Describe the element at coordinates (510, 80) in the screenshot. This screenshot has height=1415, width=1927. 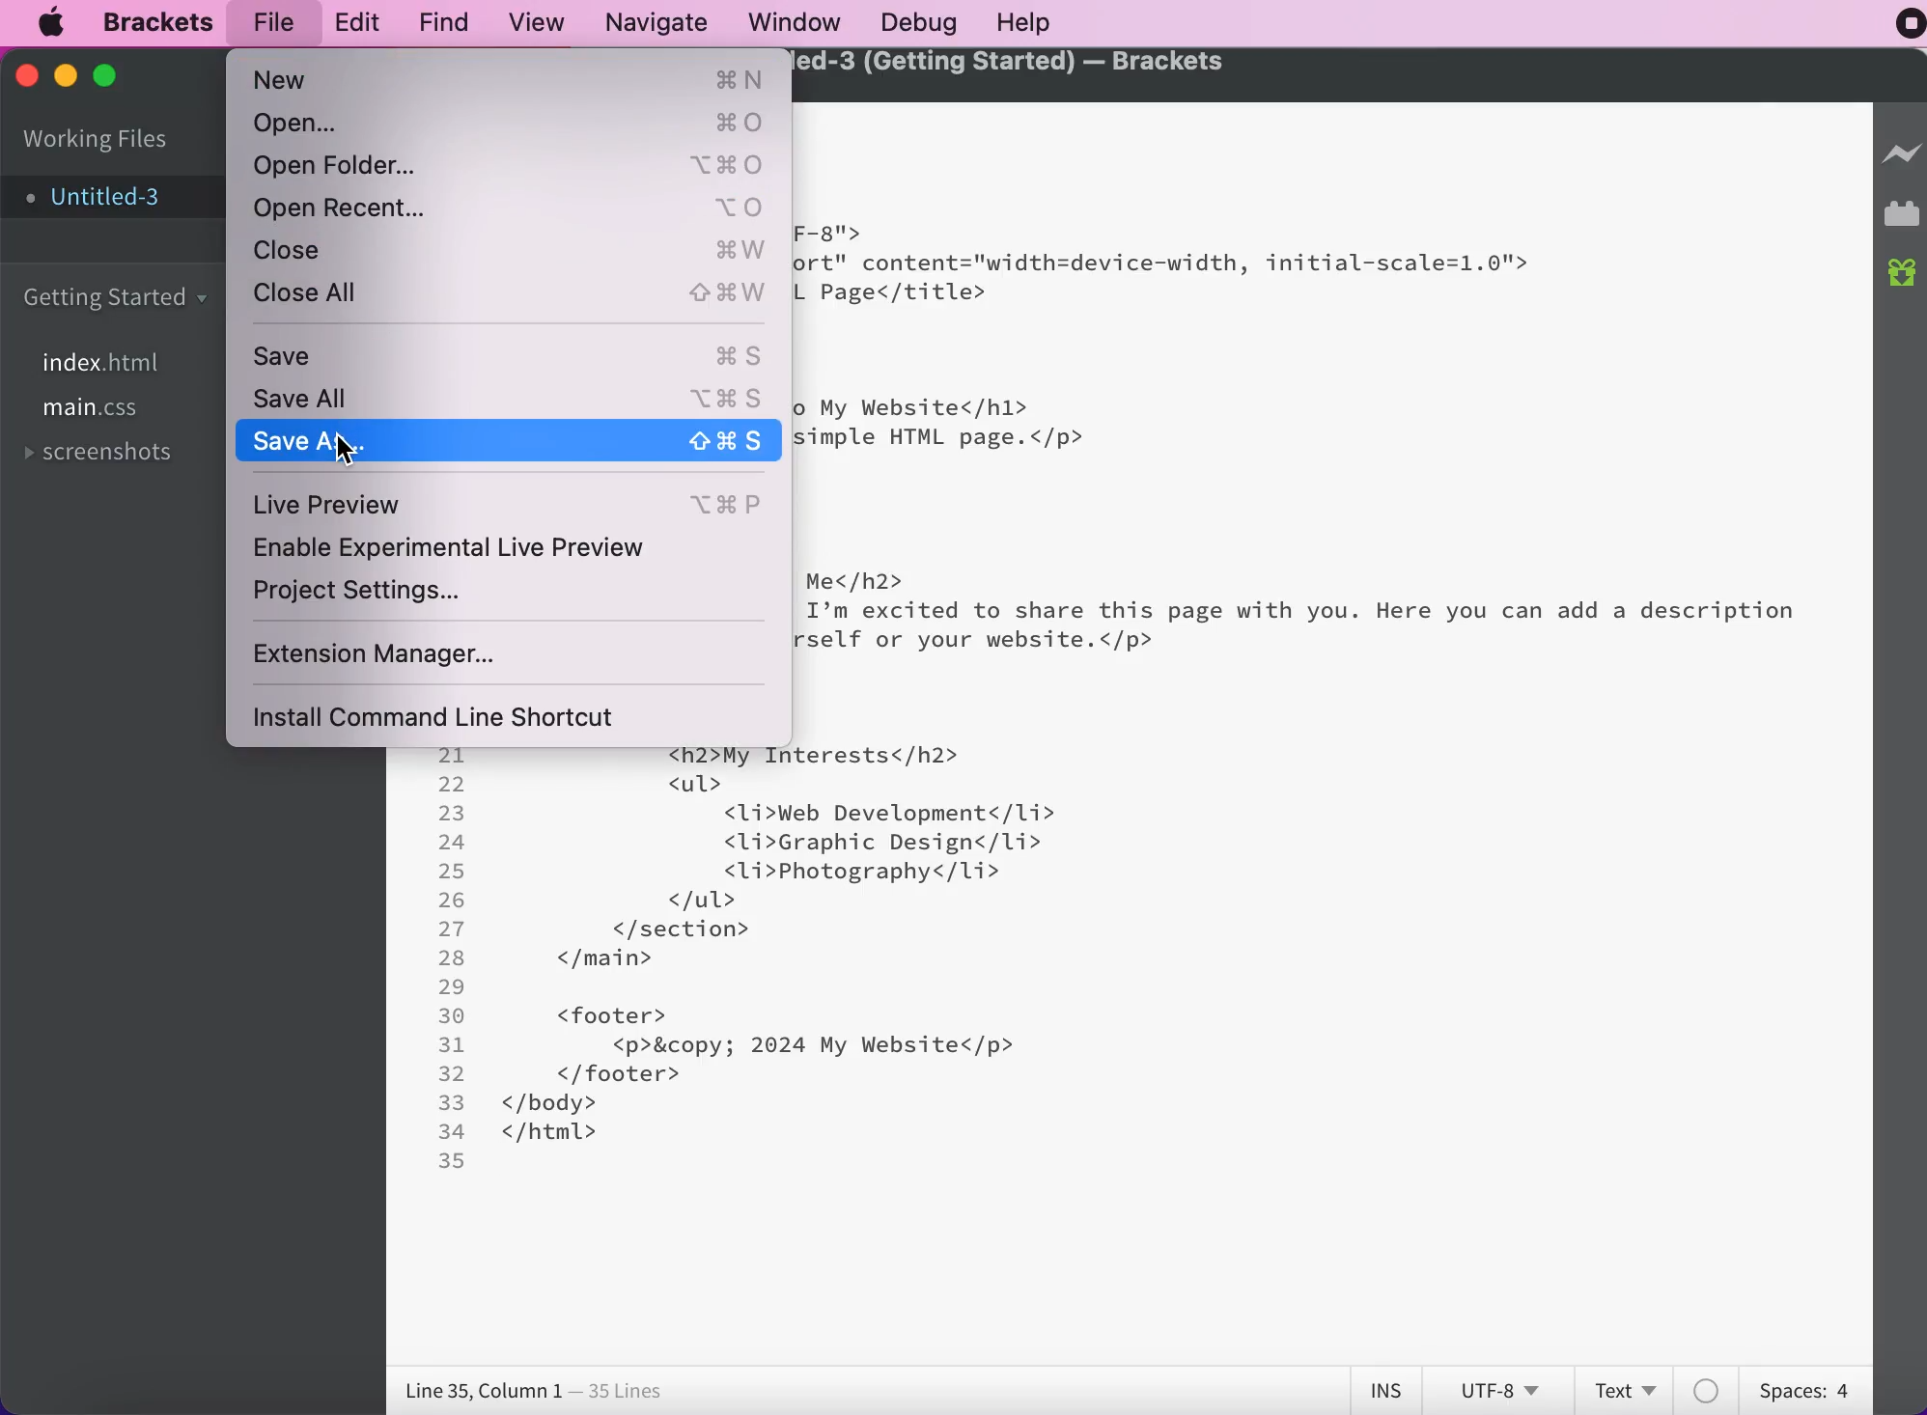
I see `new` at that location.